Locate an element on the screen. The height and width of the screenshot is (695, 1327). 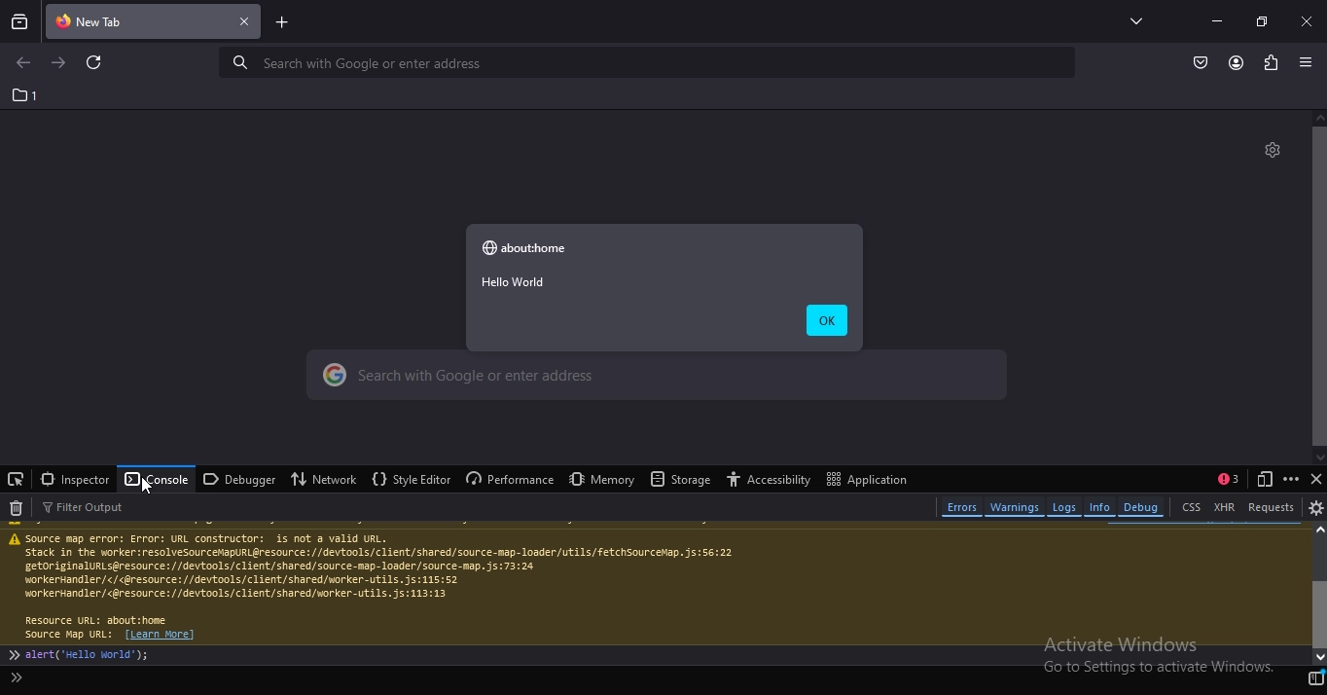
network is located at coordinates (320, 480).